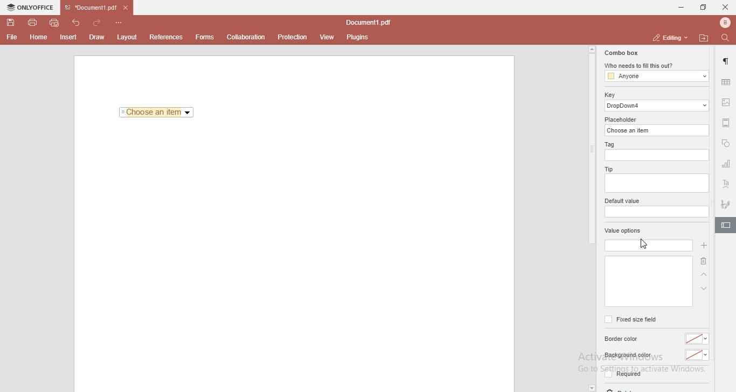 This screenshot has width=736, height=392. What do you see at coordinates (726, 144) in the screenshot?
I see `shapes` at bounding box center [726, 144].